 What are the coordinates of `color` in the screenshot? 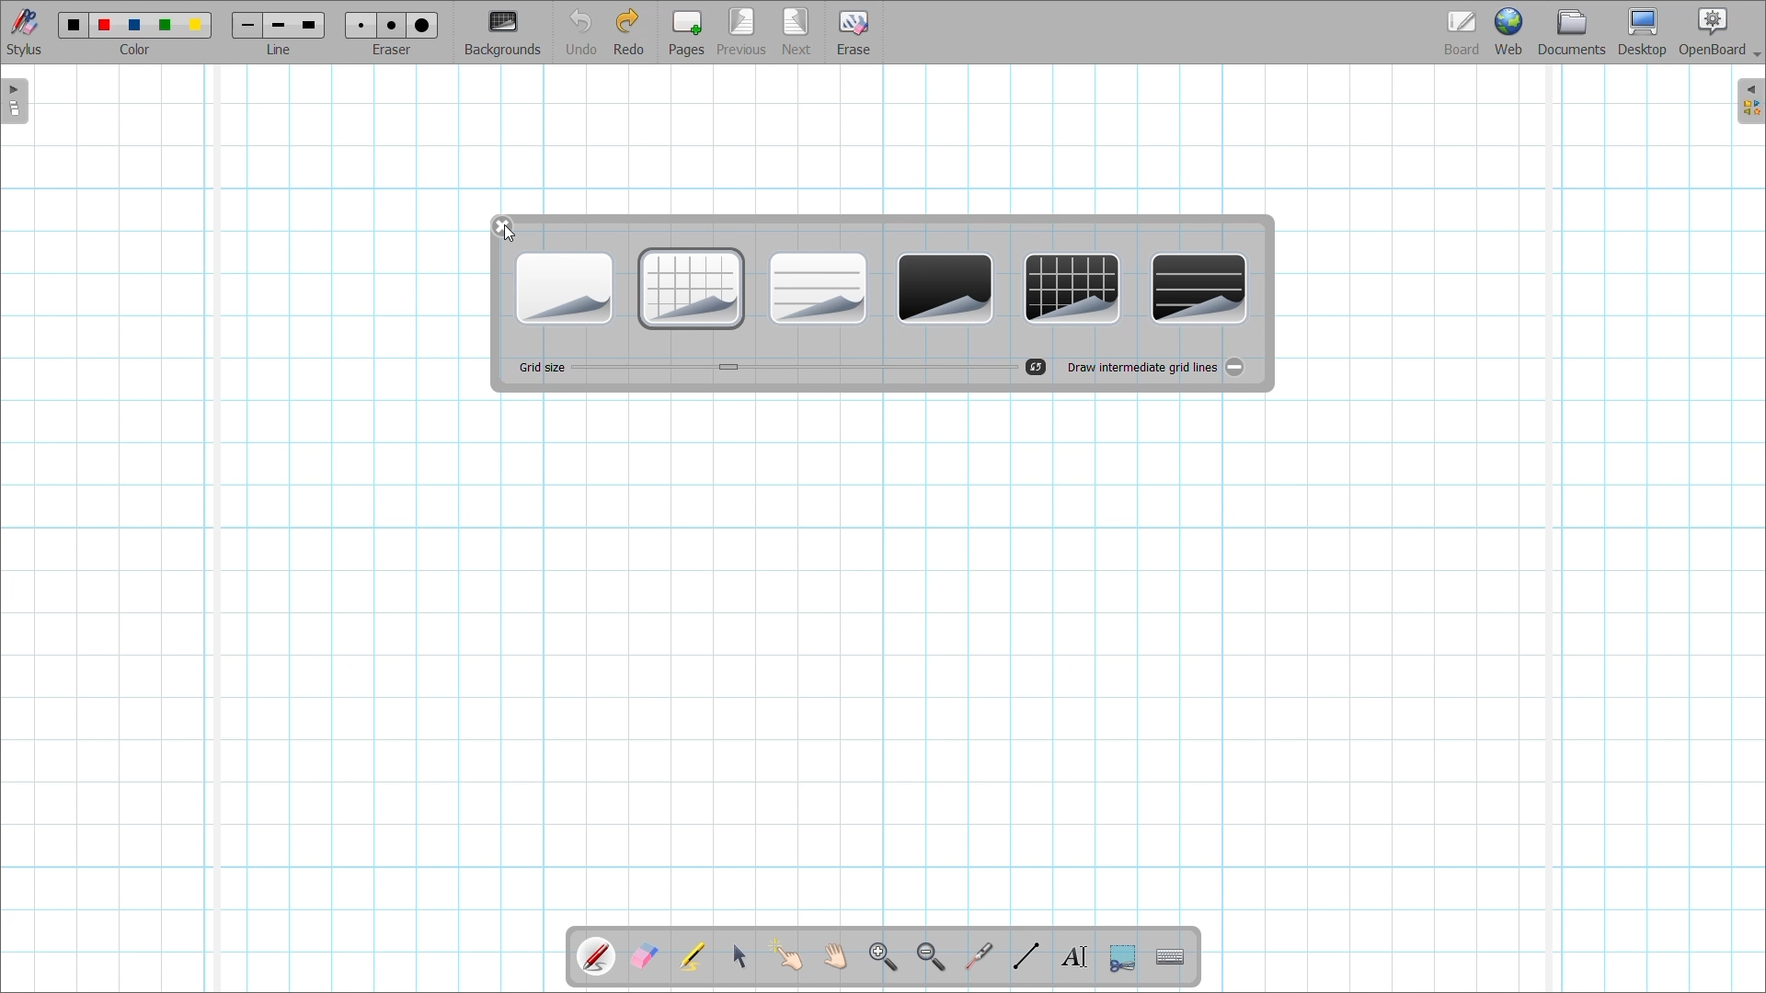 It's located at (140, 51).